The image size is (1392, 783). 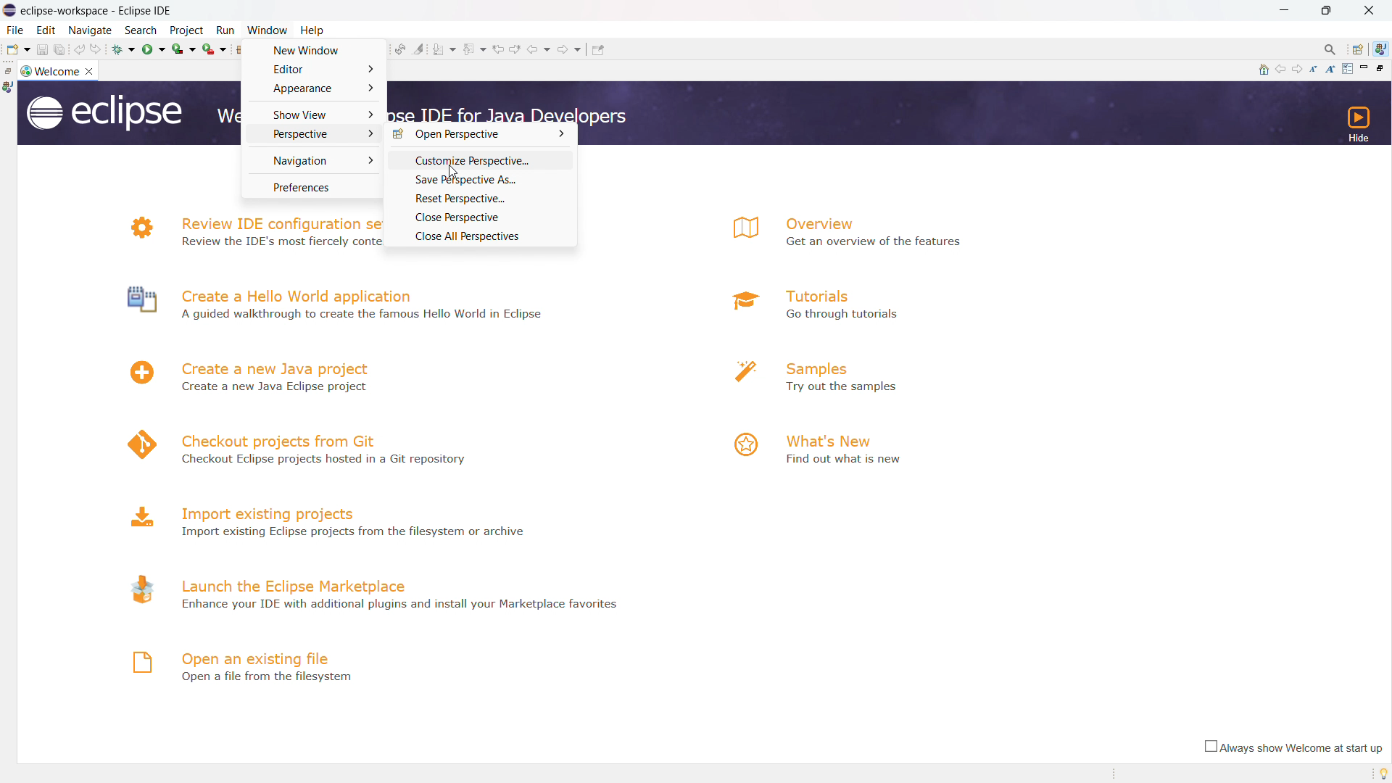 I want to click on A guided walkthrough to create the famous Hello World in Eclipse, so click(x=364, y=314).